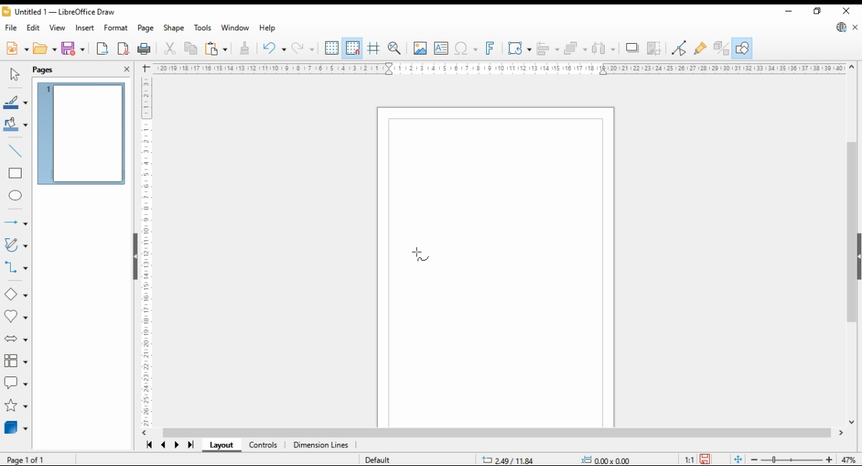 The height and width of the screenshot is (466, 862). Describe the element at coordinates (44, 49) in the screenshot. I see `open ` at that location.